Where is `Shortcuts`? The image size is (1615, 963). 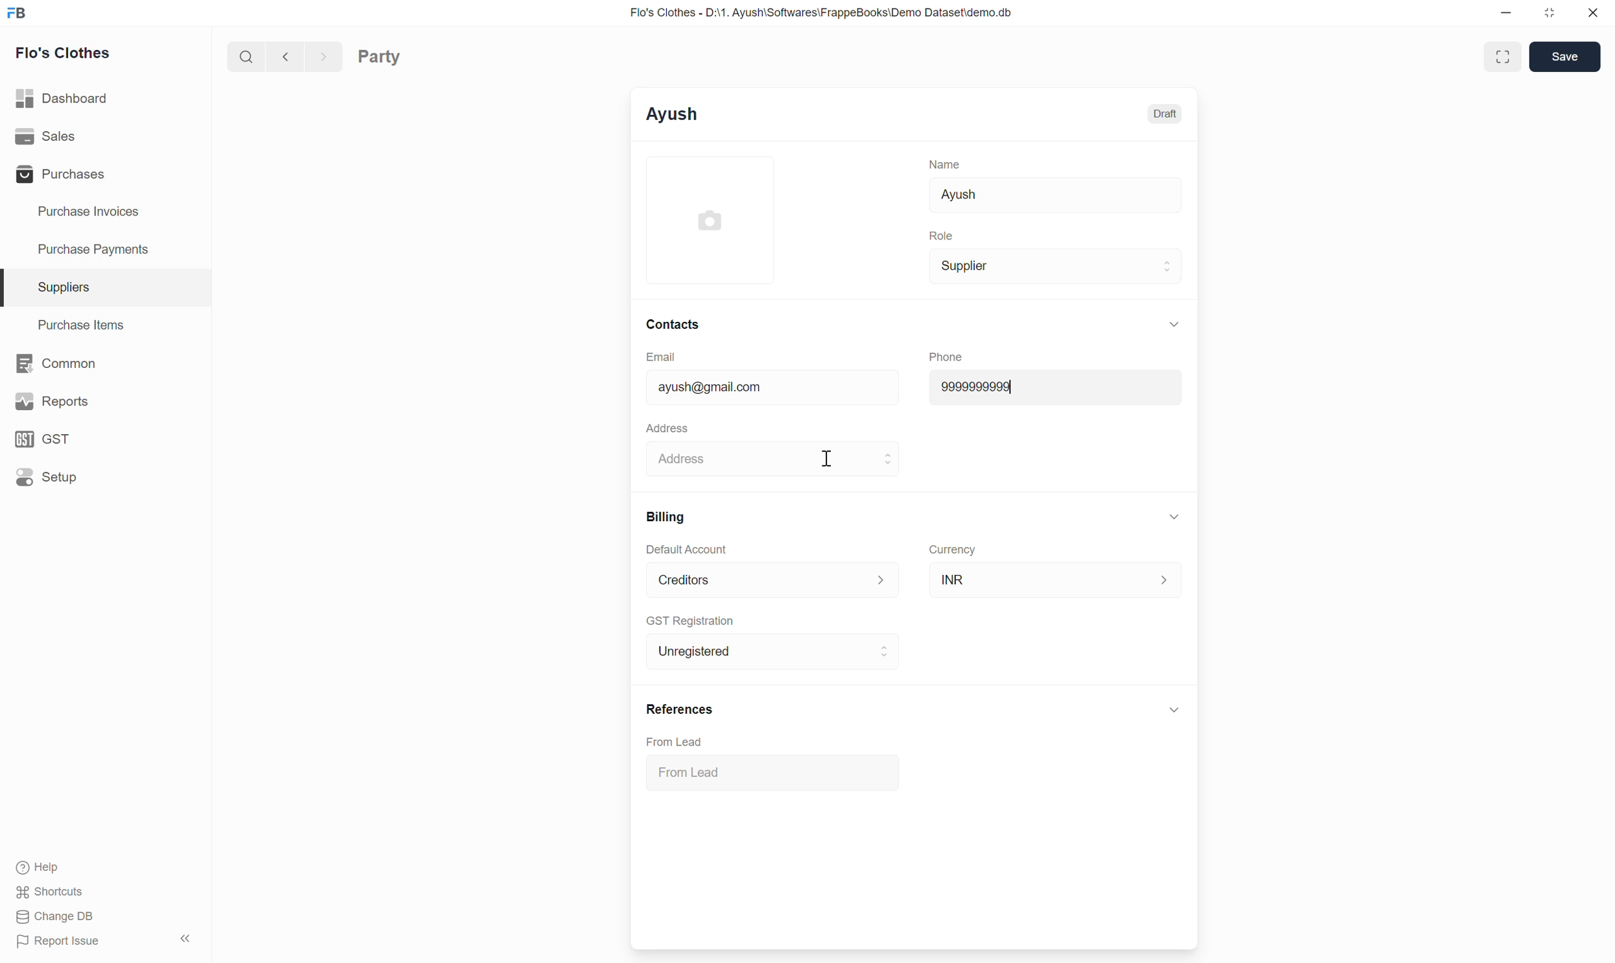 Shortcuts is located at coordinates (51, 892).